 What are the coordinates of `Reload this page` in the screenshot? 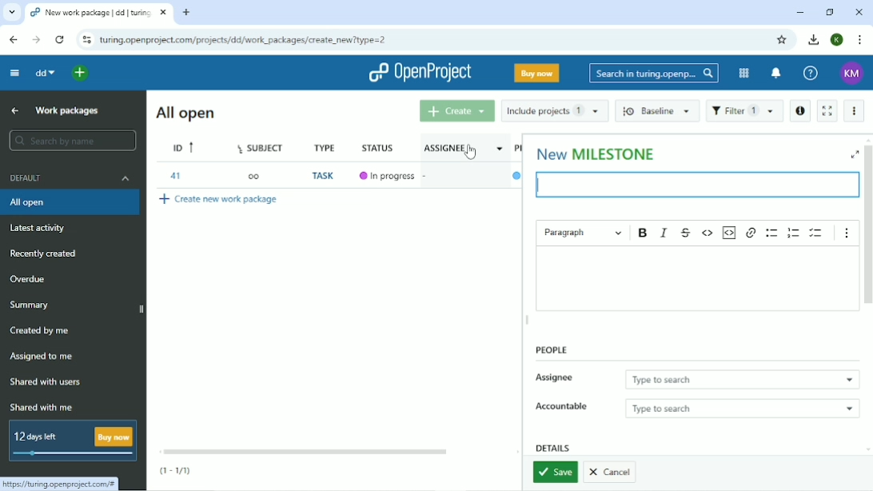 It's located at (61, 39).